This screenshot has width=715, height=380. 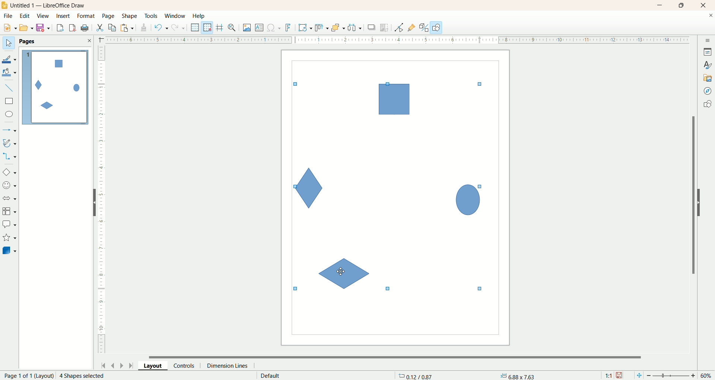 I want to click on zo, so click(x=233, y=28).